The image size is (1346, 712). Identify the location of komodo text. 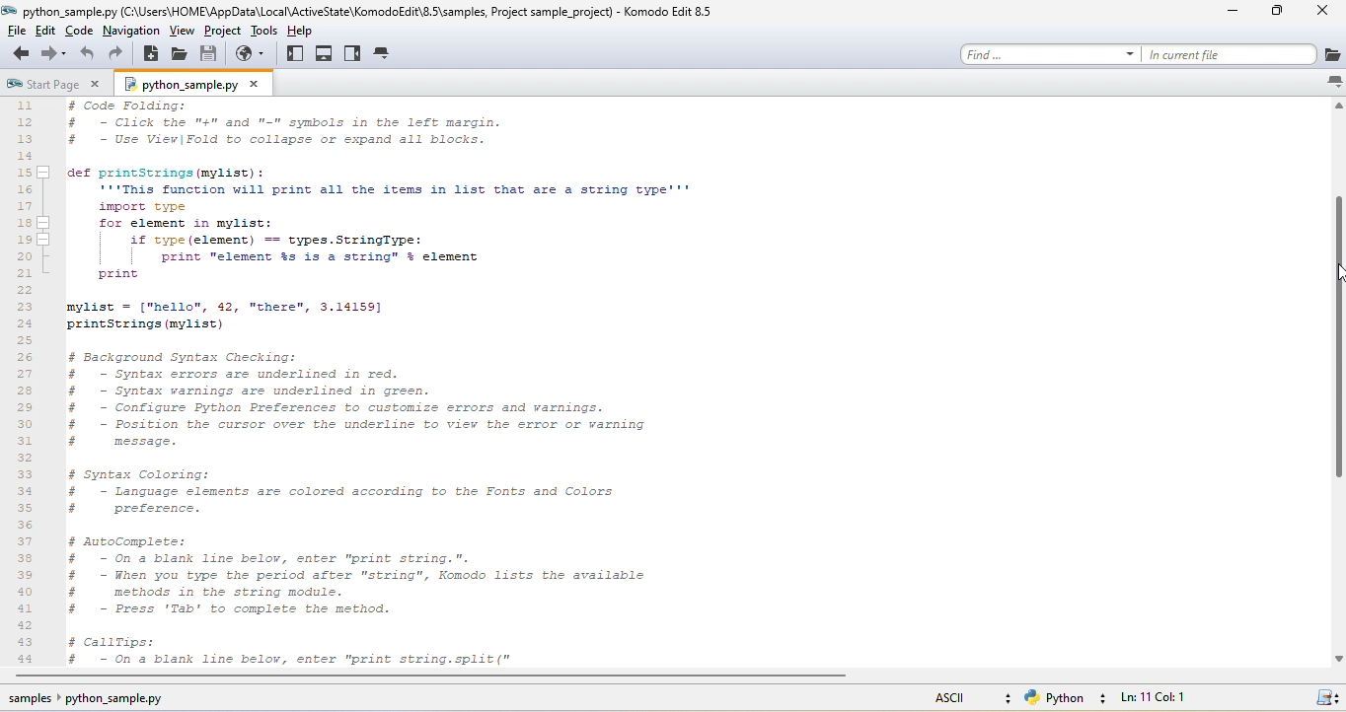
(354, 383).